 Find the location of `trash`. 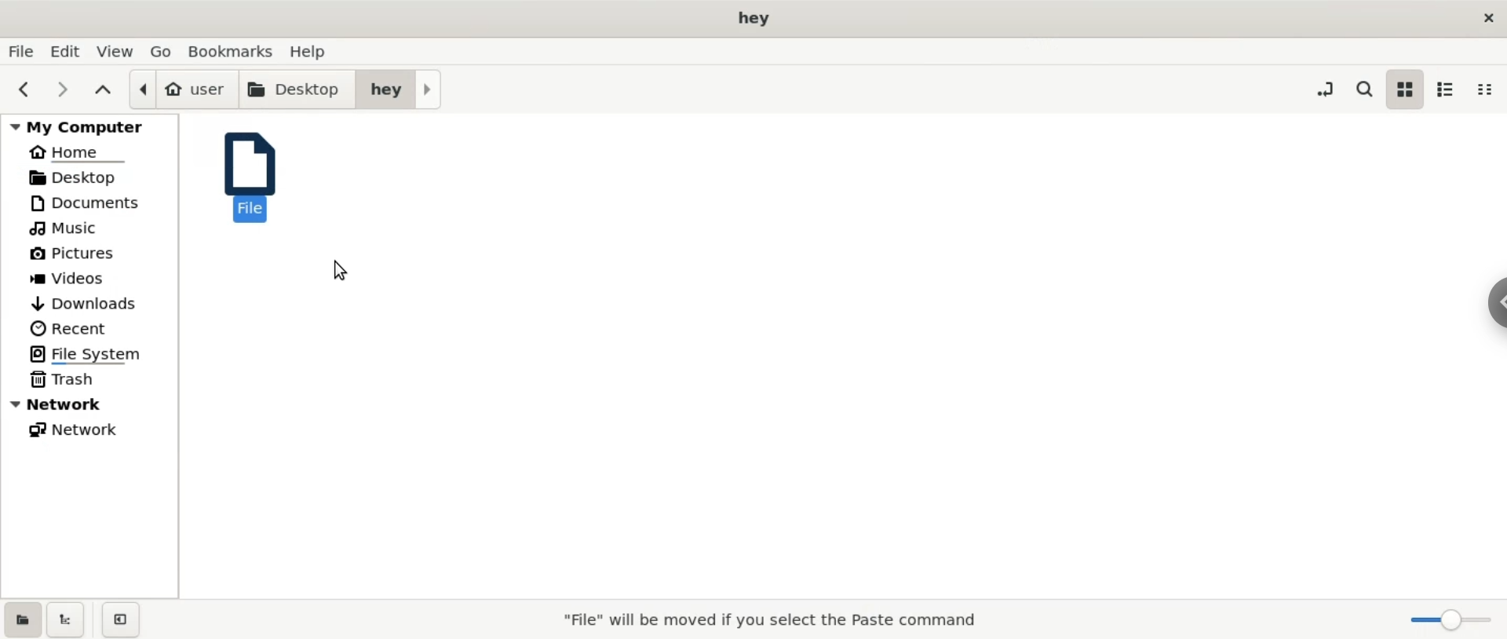

trash is located at coordinates (90, 380).